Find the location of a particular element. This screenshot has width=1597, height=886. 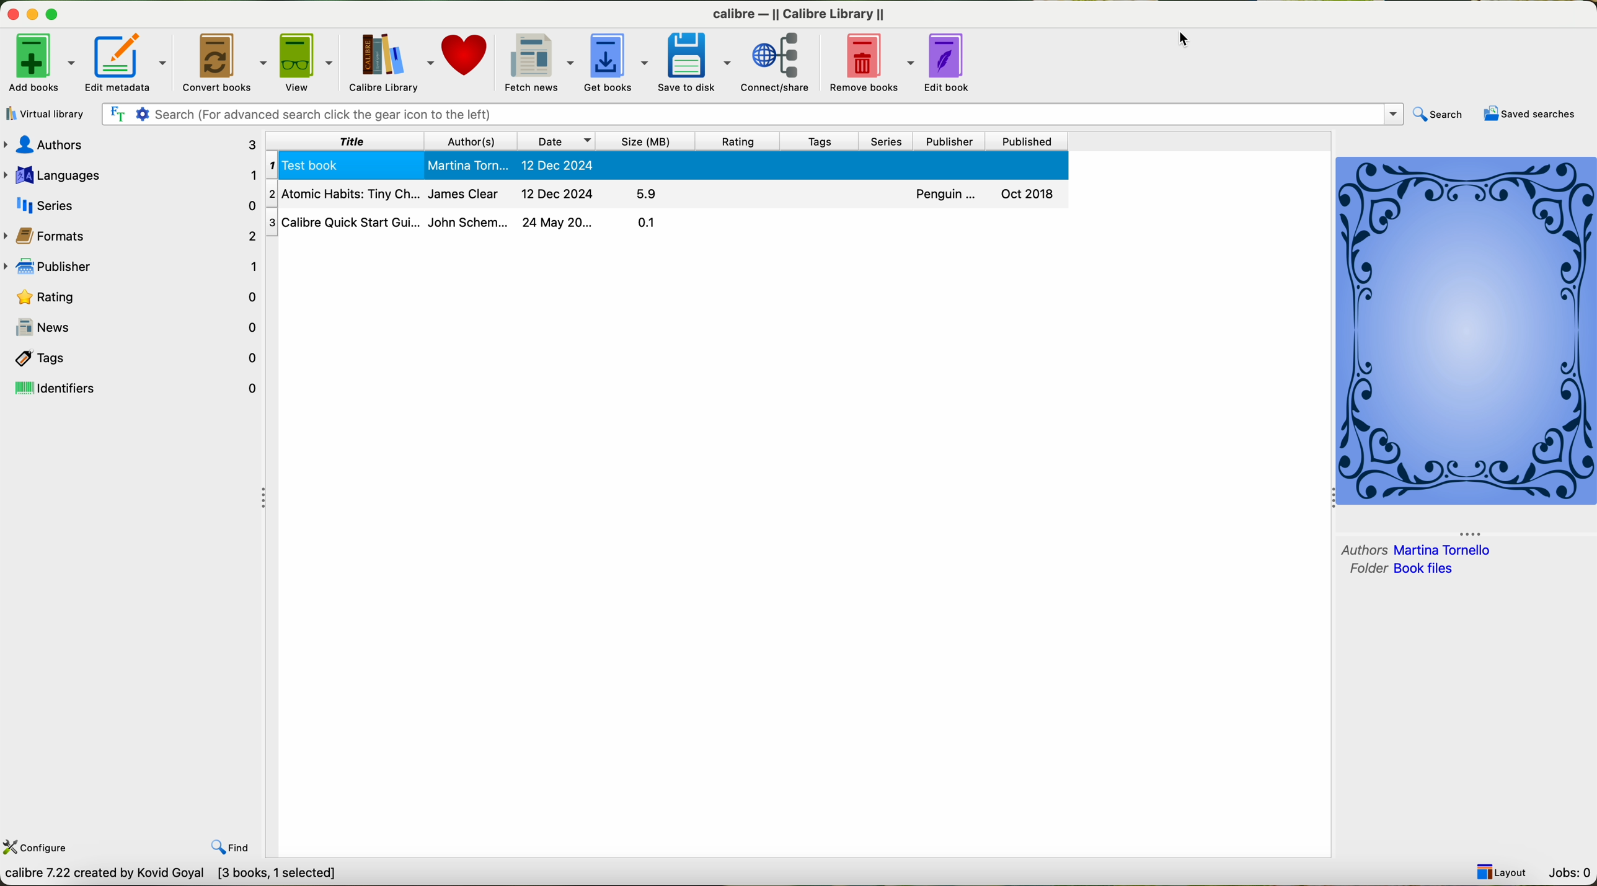

size is located at coordinates (647, 141).